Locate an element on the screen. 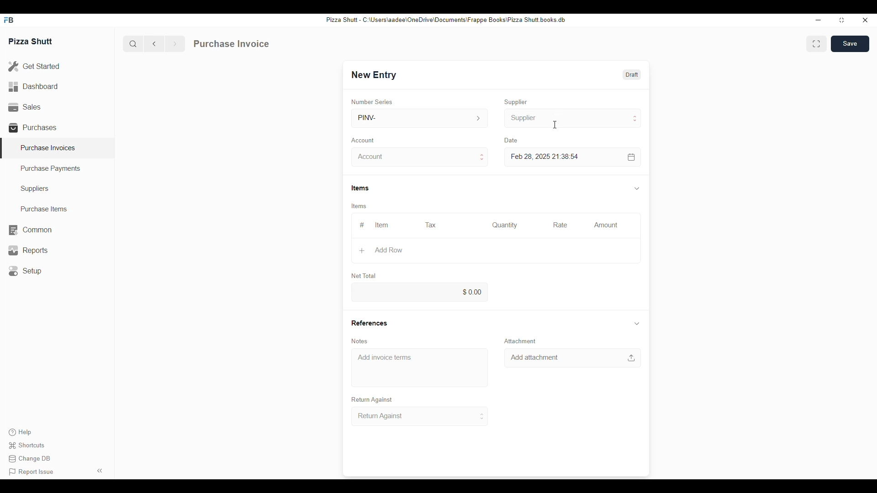  down is located at coordinates (636, 324).